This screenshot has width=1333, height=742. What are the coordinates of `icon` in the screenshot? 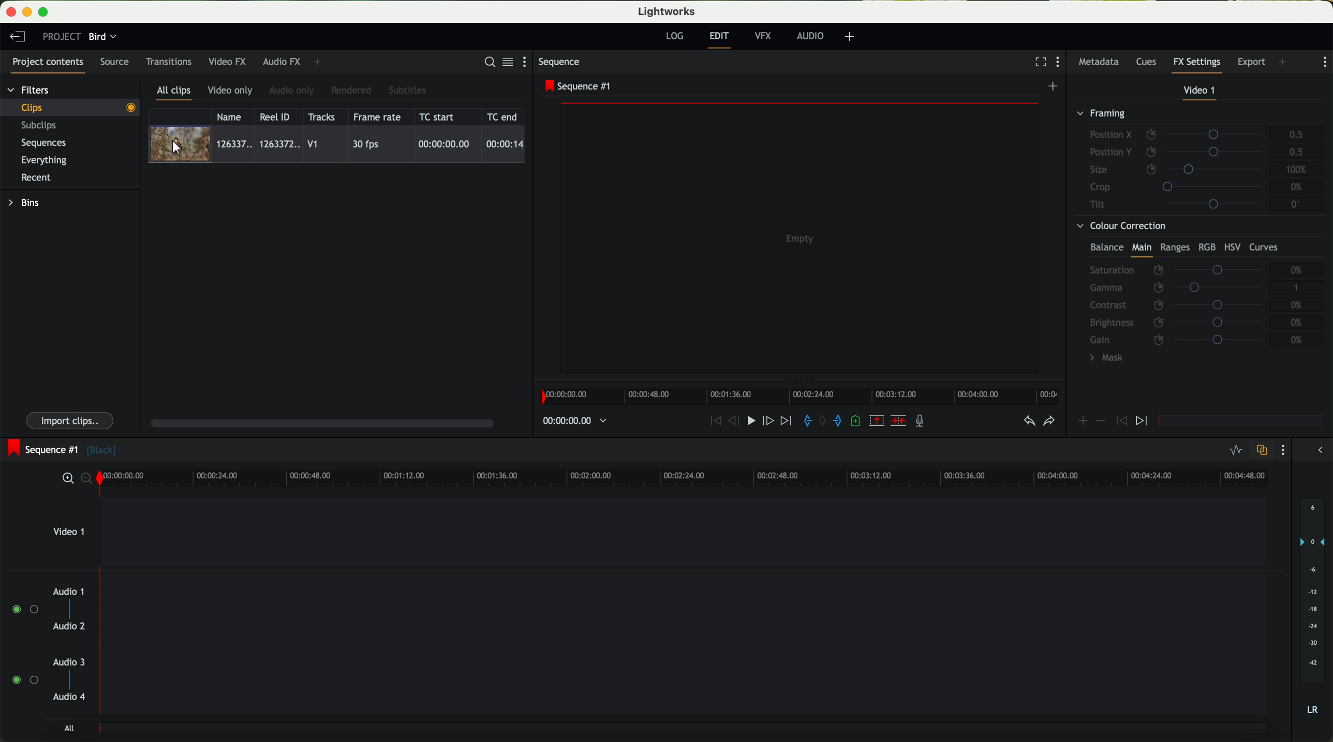 It's located at (1143, 421).